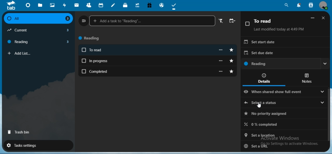 The image size is (332, 154). I want to click on set a location, so click(284, 134).